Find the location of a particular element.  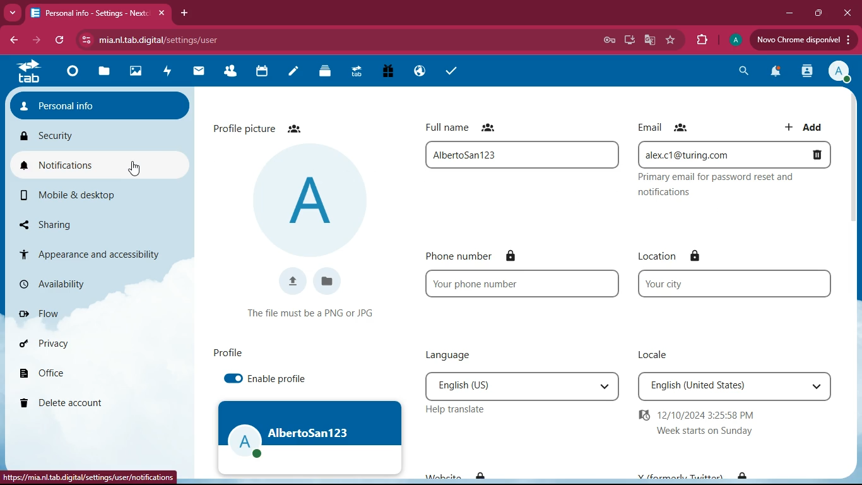

language is located at coordinates (451, 354).